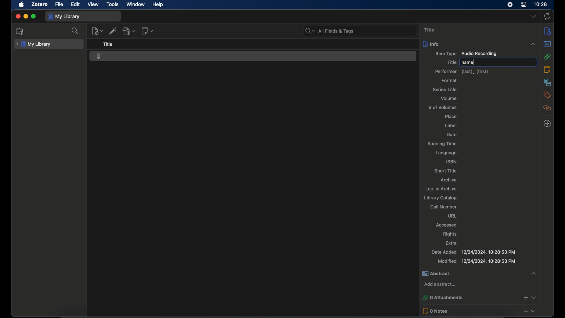  Describe the element at coordinates (158, 4) in the screenshot. I see `help` at that location.